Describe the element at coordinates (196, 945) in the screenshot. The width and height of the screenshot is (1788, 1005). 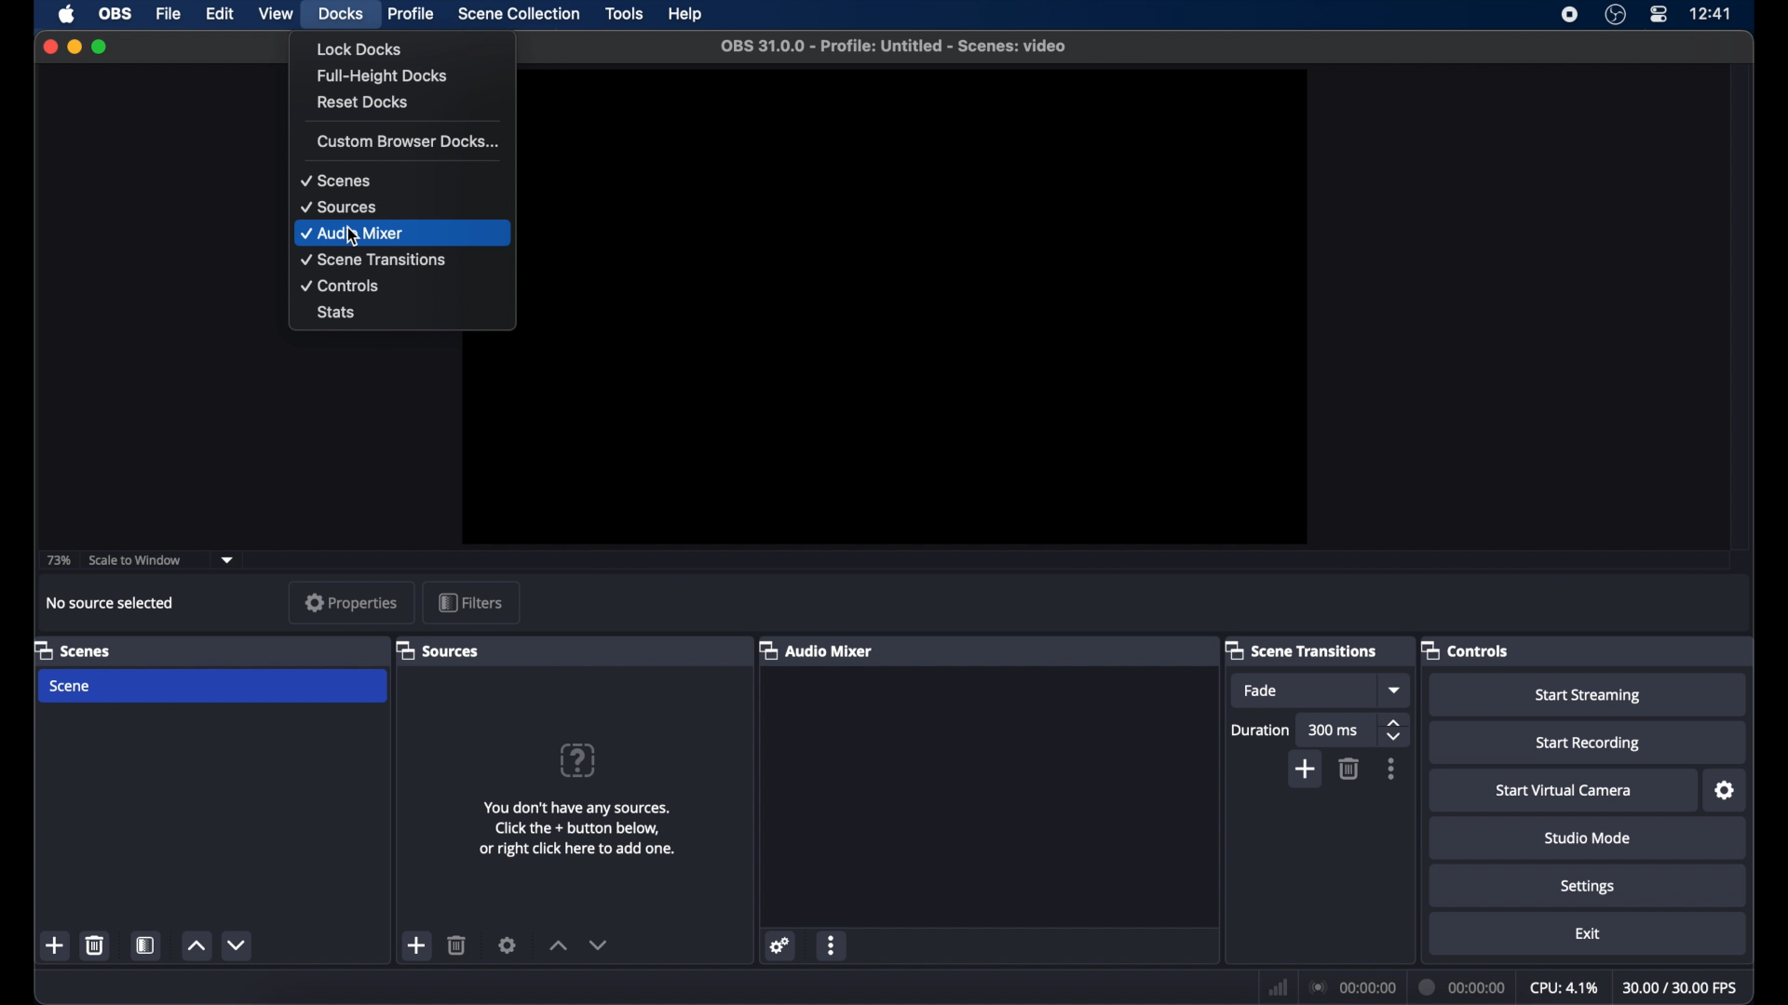
I see `increment` at that location.